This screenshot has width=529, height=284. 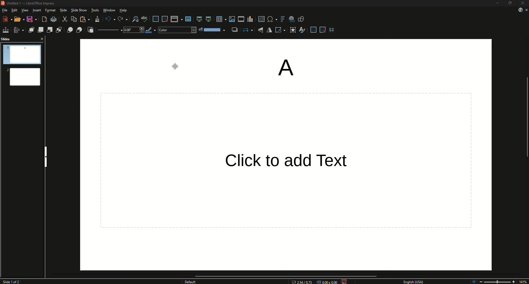 I want to click on Save, so click(x=344, y=281).